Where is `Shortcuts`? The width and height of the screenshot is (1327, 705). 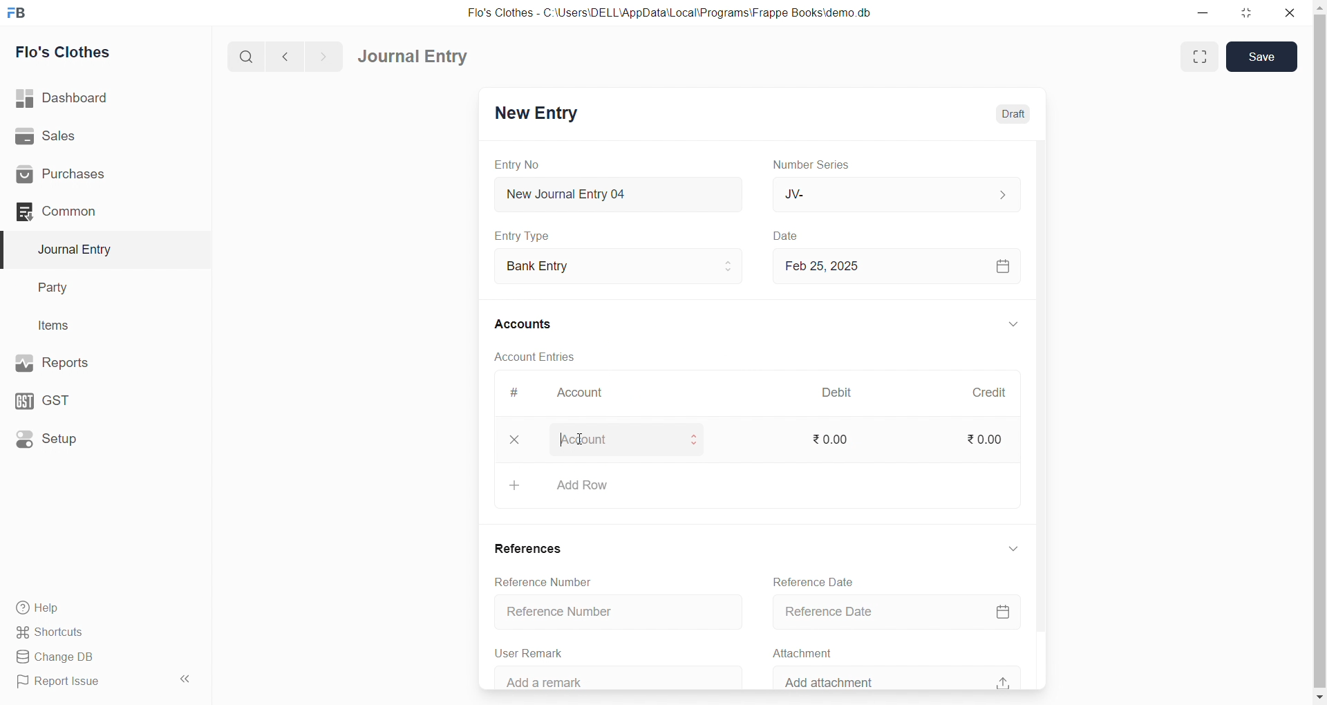
Shortcuts is located at coordinates (101, 631).